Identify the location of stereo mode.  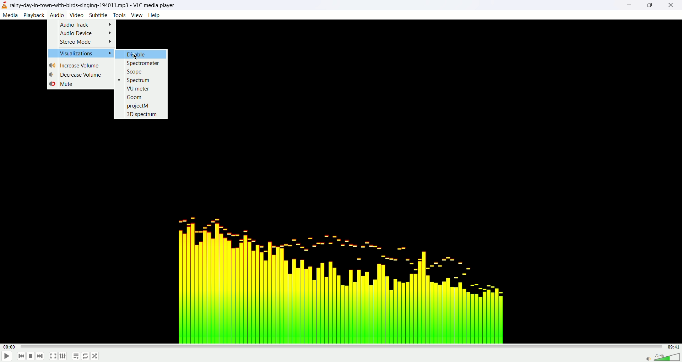
(86, 42).